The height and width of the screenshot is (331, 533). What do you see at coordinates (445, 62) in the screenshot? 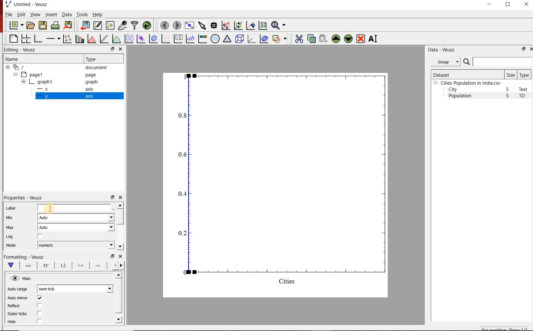
I see `Group datasets with property given` at bounding box center [445, 62].